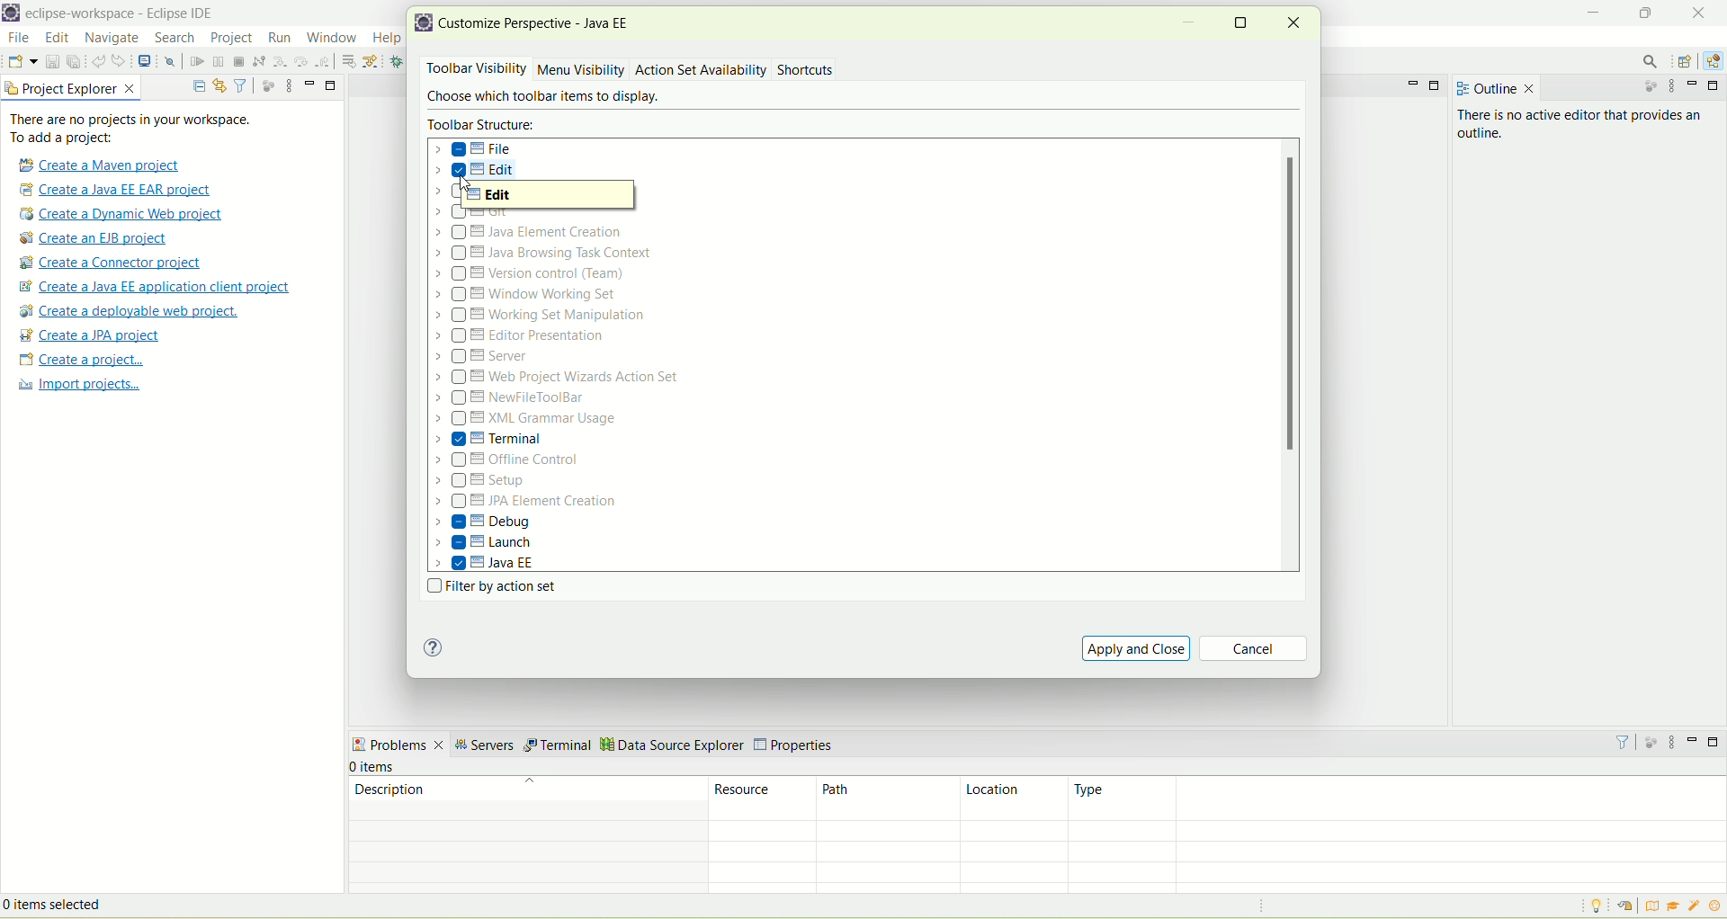 This screenshot has width=1727, height=919. Describe the element at coordinates (1632, 907) in the screenshot. I see `restore welcome` at that location.